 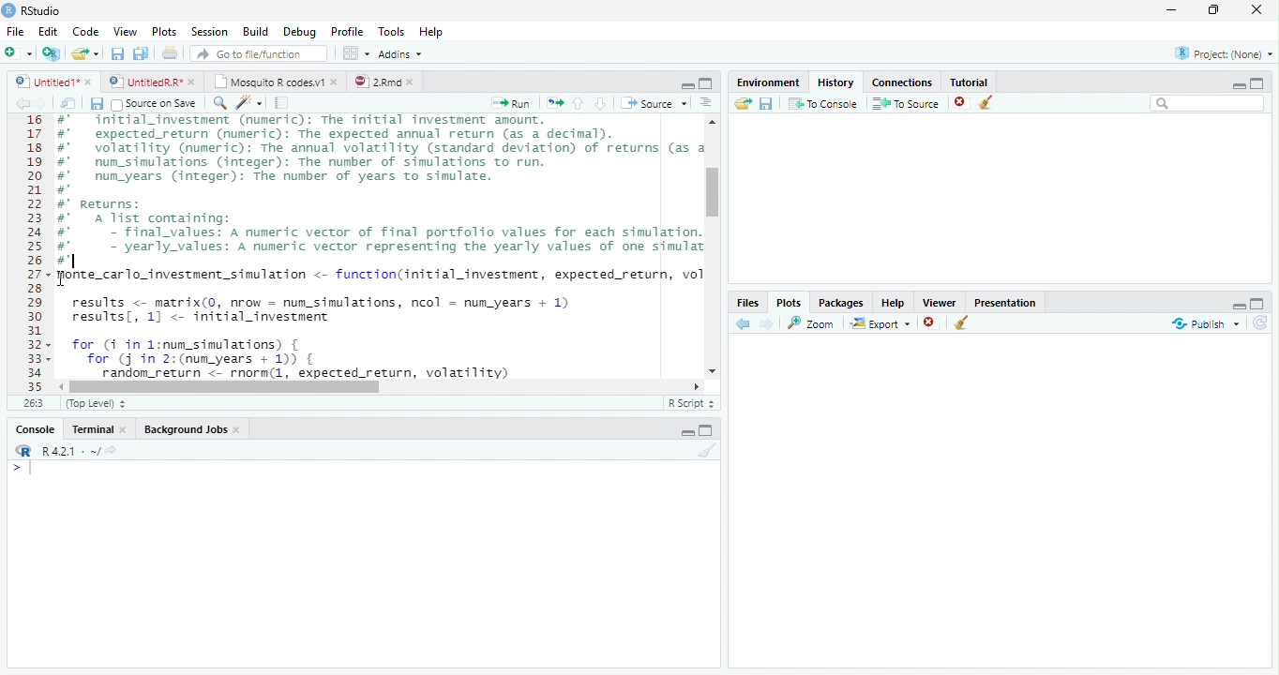 I want to click on Tools, so click(x=390, y=32).